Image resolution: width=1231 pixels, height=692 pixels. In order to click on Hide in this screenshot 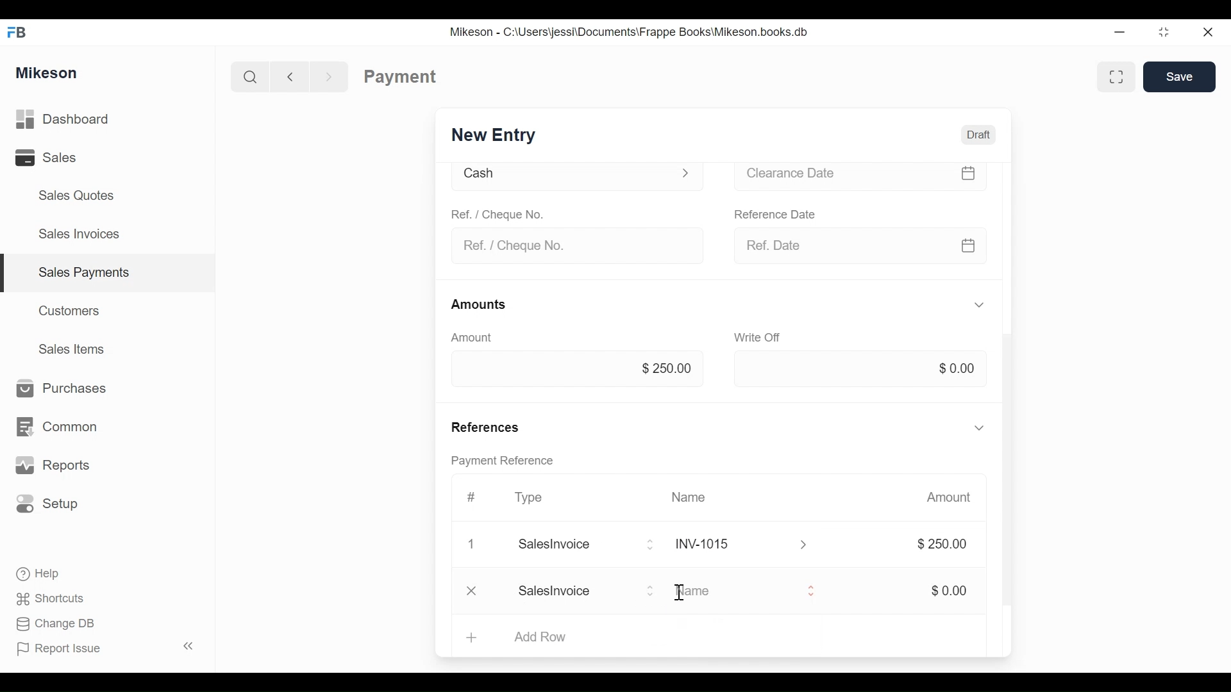, I will do `click(980, 426)`.